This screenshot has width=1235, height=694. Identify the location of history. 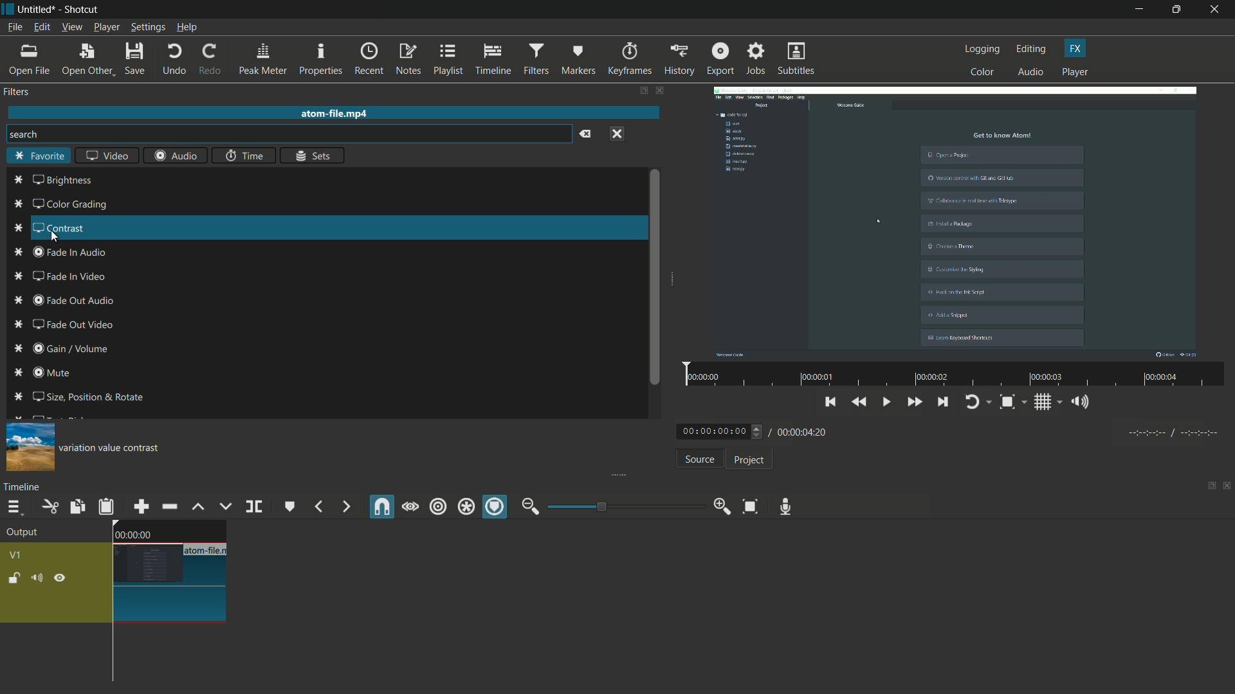
(677, 59).